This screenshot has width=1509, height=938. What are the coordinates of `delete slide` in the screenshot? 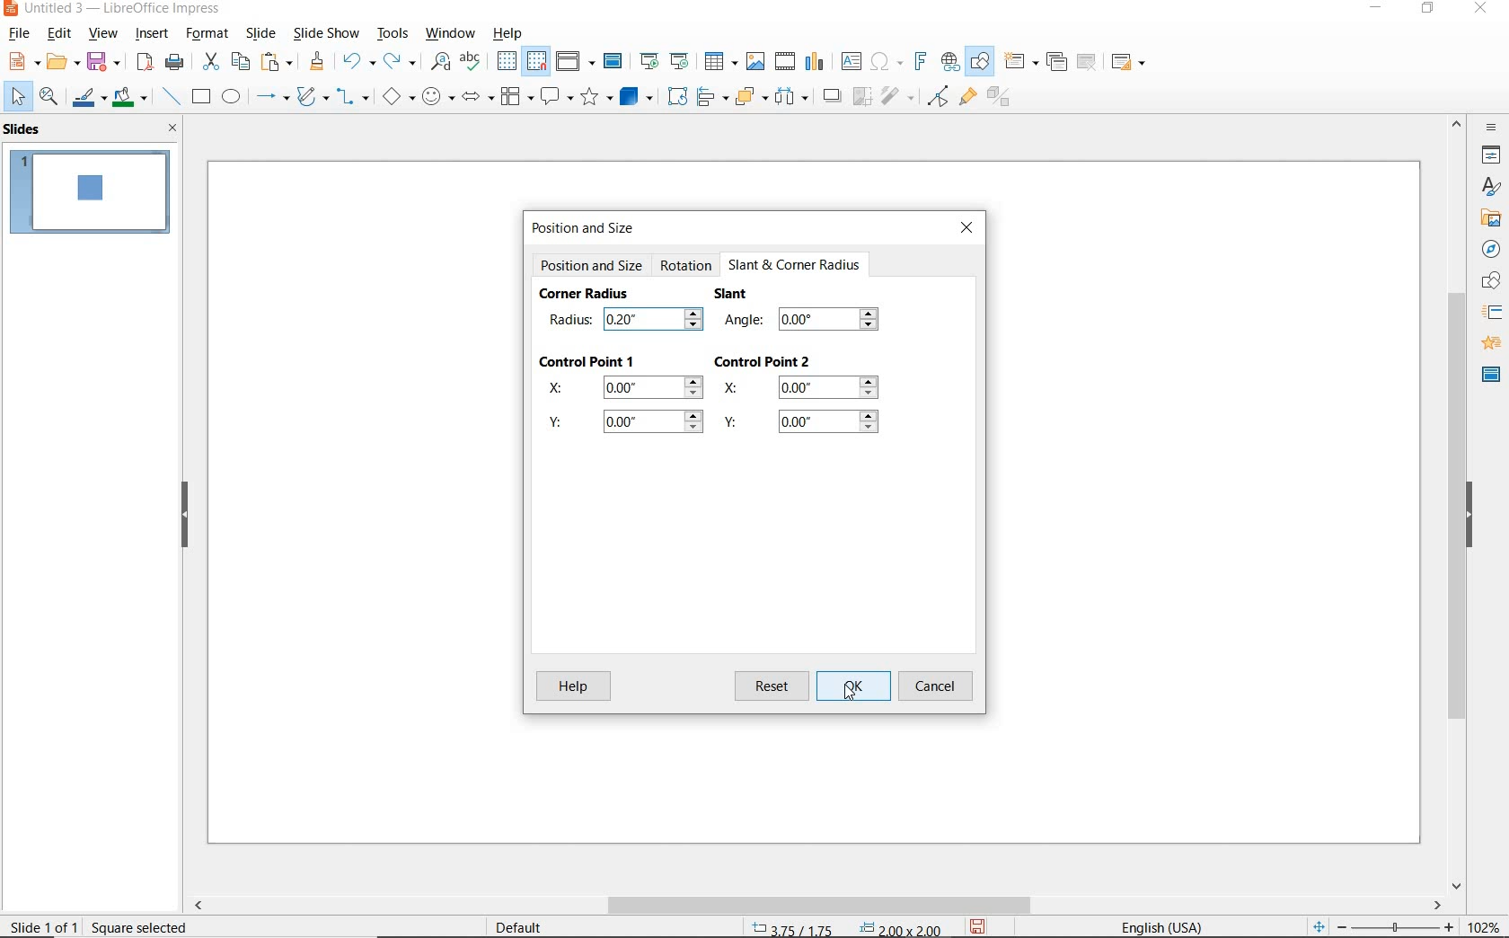 It's located at (1090, 62).